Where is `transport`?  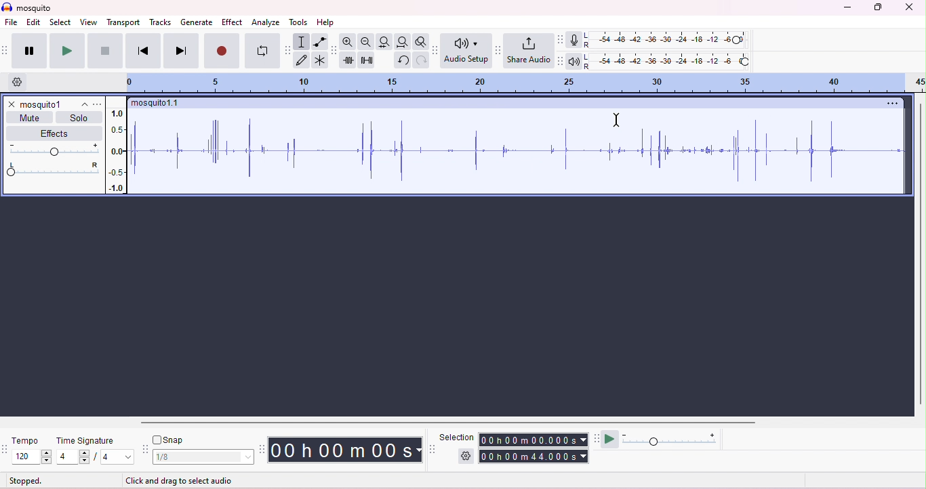
transport is located at coordinates (125, 22).